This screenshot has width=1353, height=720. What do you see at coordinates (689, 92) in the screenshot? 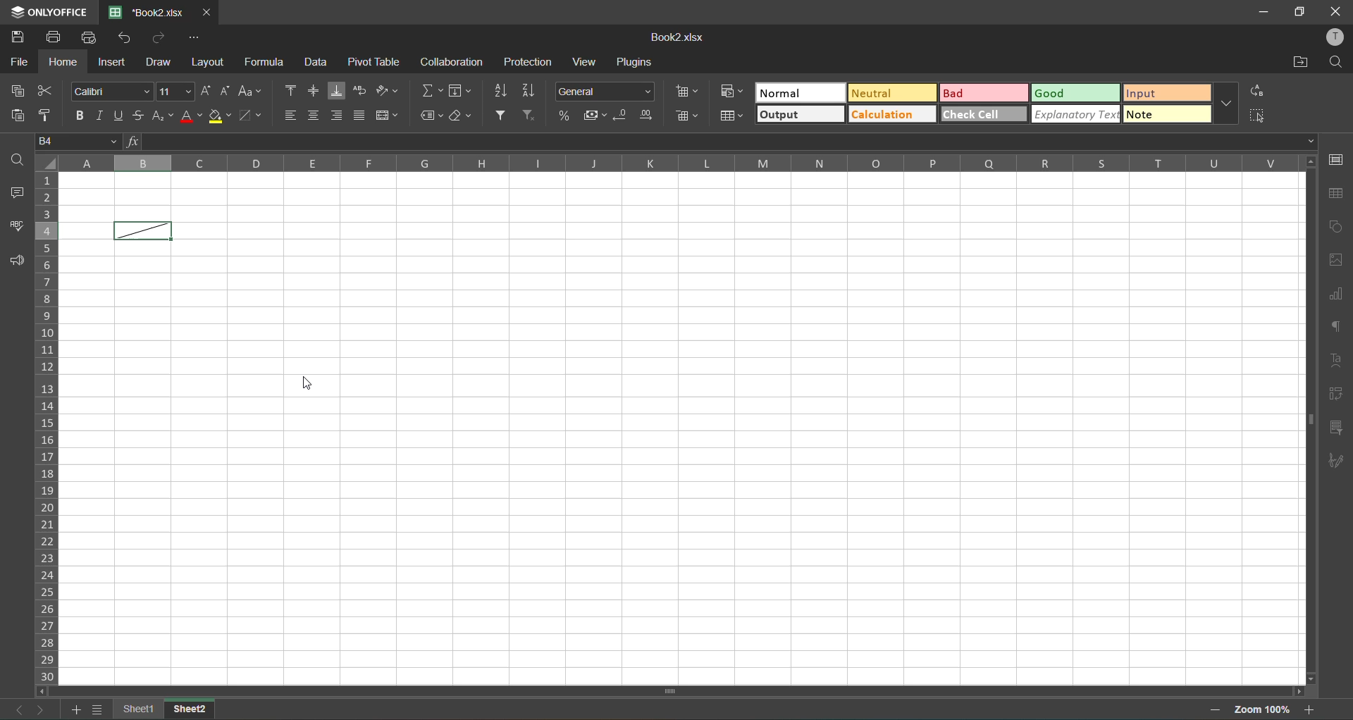
I see `insert cells` at bounding box center [689, 92].